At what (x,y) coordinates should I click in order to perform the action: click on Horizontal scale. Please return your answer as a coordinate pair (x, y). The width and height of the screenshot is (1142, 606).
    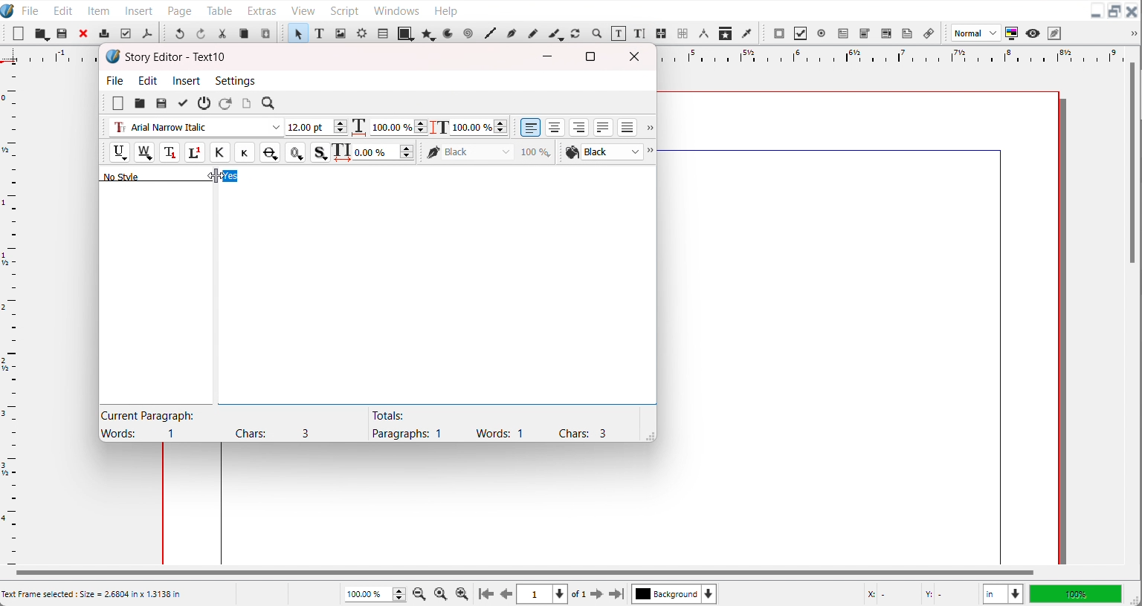
    Looking at the image, I should click on (886, 55).